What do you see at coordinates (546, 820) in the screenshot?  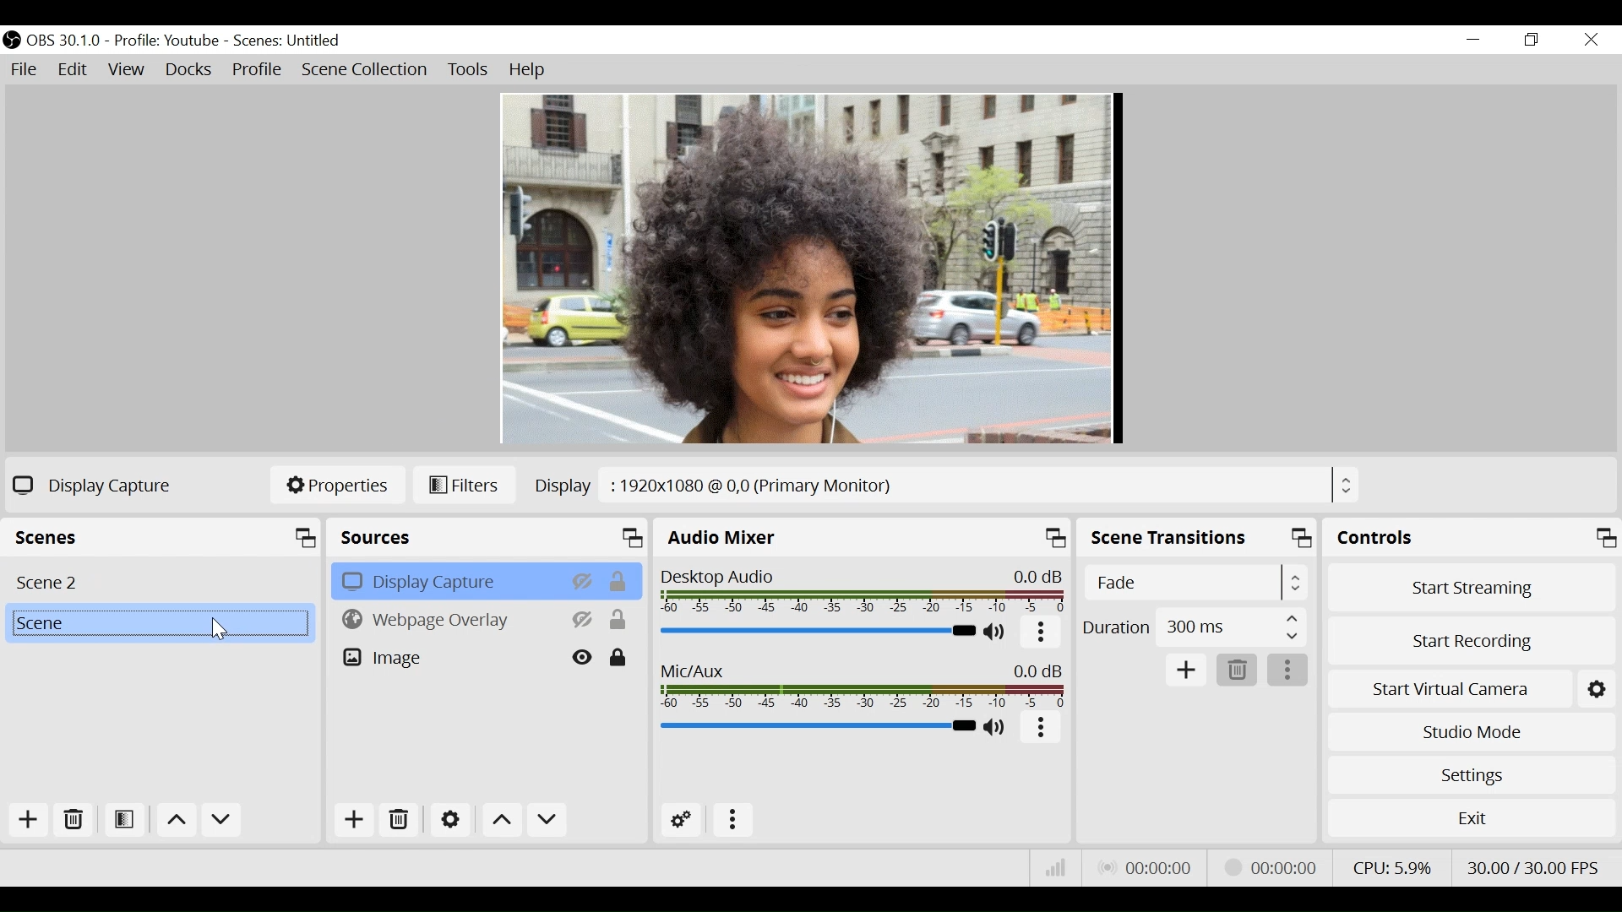 I see `Move down` at bounding box center [546, 820].